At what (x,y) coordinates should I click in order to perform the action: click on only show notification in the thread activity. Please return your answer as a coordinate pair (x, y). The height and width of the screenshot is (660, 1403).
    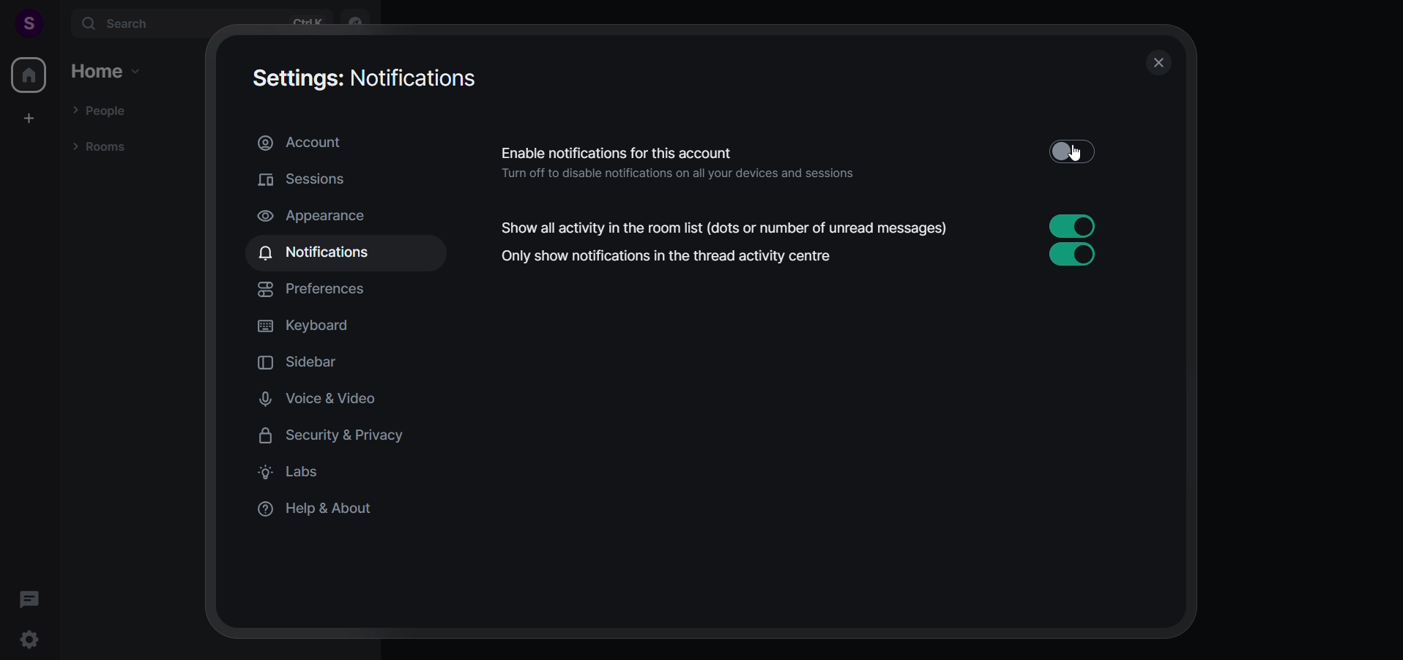
    Looking at the image, I should click on (810, 258).